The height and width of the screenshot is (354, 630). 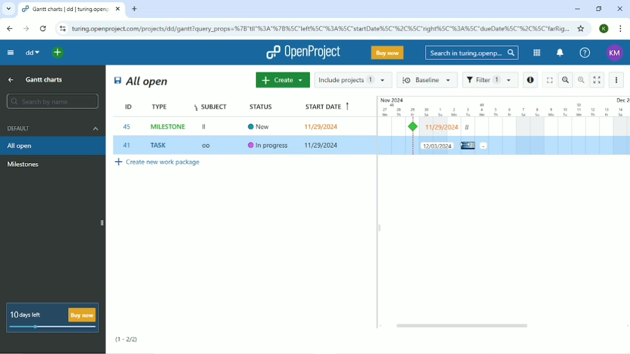 I want to click on Zoom in, so click(x=581, y=80).